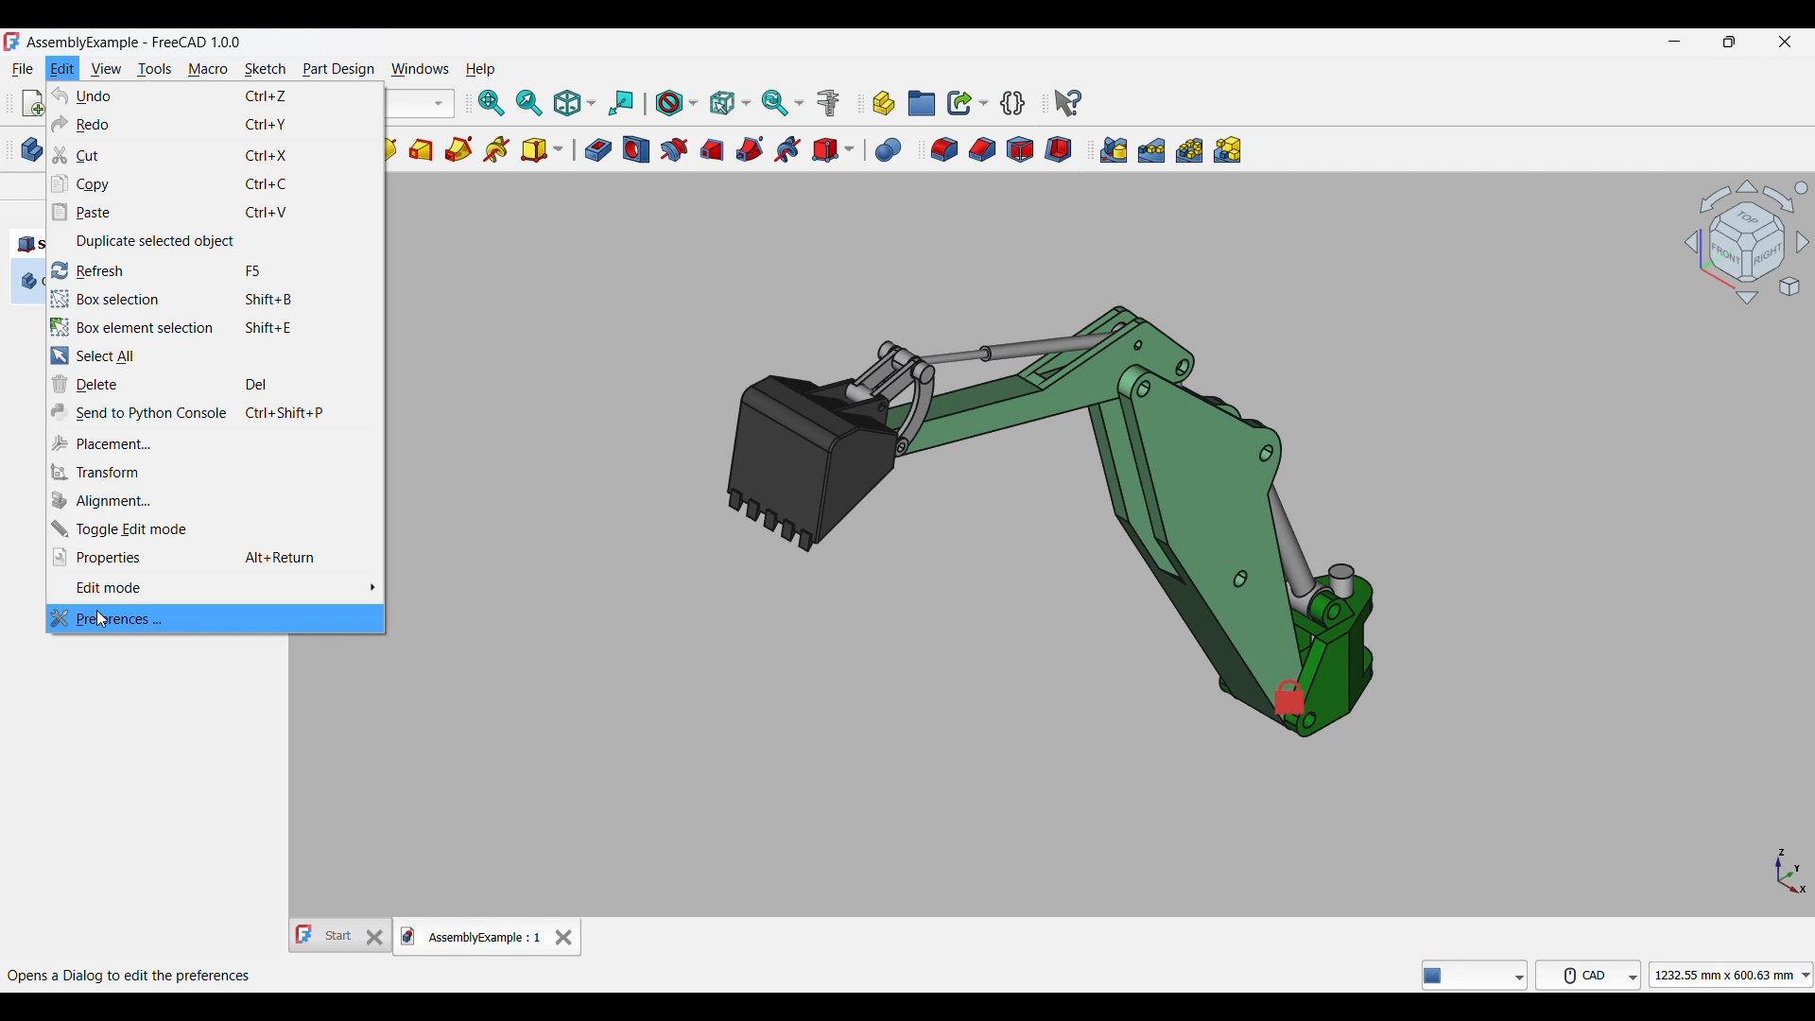  Describe the element at coordinates (1475, 975) in the screenshot. I see `Type, Notifier, Message details` at that location.